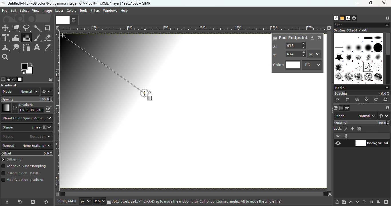  What do you see at coordinates (197, 201) in the screenshot?
I see `700.3 pixels 324.77 click drag to move the endpoint (try ctrl for constrained angles, alt to move the whole line)` at bounding box center [197, 201].